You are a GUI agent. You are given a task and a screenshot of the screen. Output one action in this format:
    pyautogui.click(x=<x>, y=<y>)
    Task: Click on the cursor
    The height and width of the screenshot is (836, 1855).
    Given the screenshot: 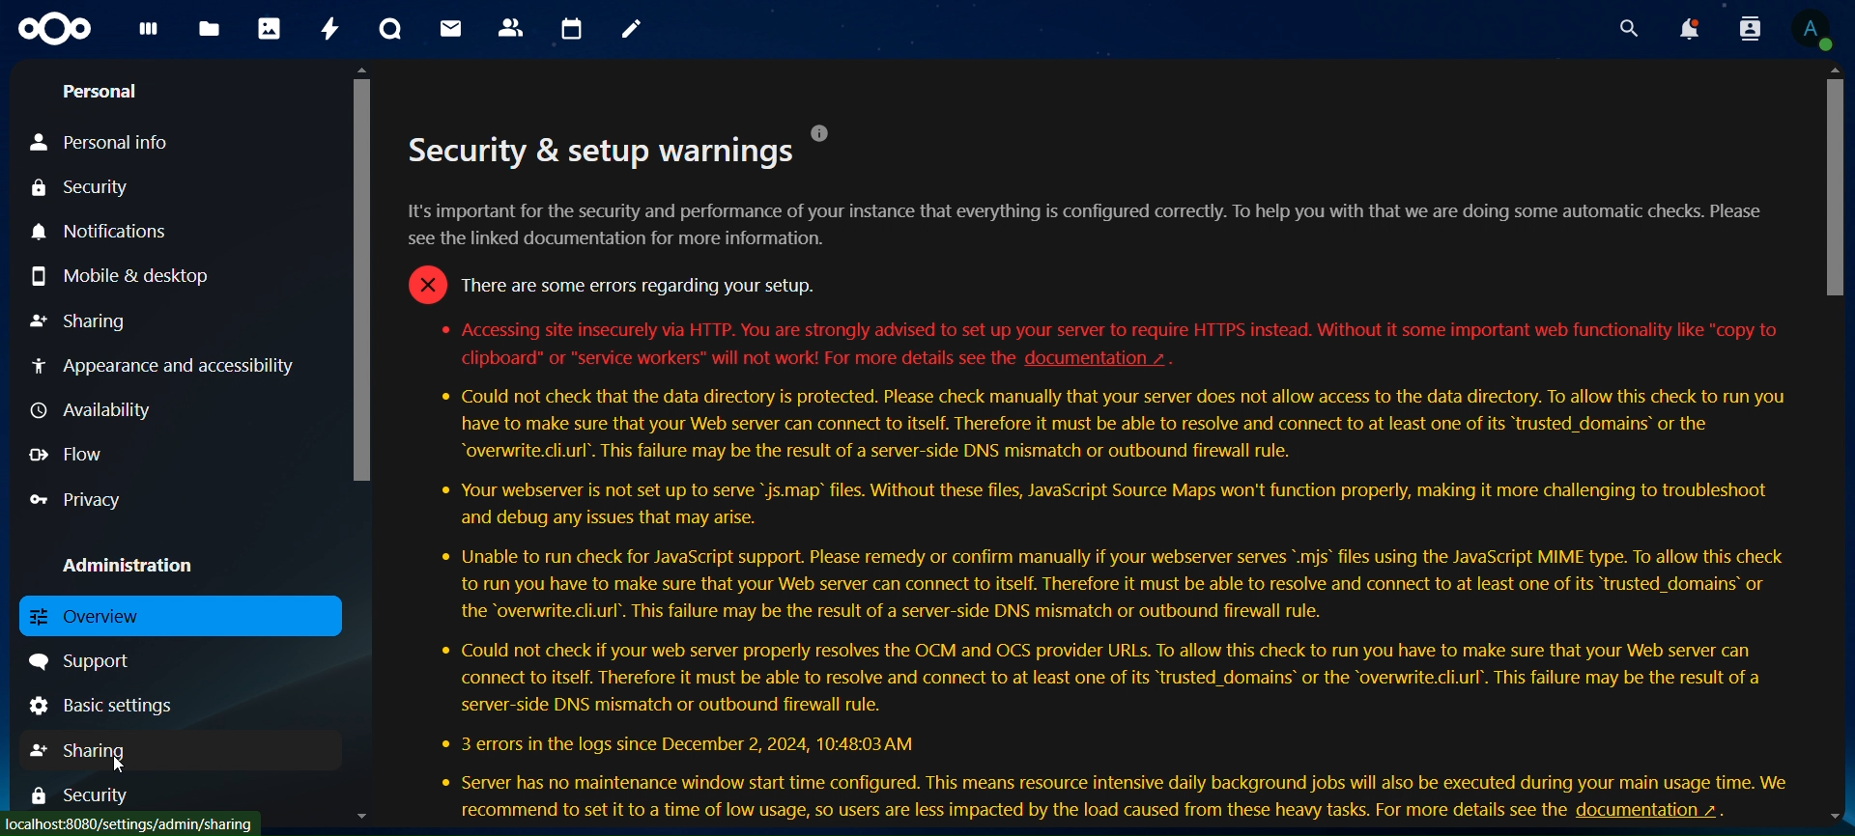 What is the action you would take?
    pyautogui.click(x=118, y=765)
    